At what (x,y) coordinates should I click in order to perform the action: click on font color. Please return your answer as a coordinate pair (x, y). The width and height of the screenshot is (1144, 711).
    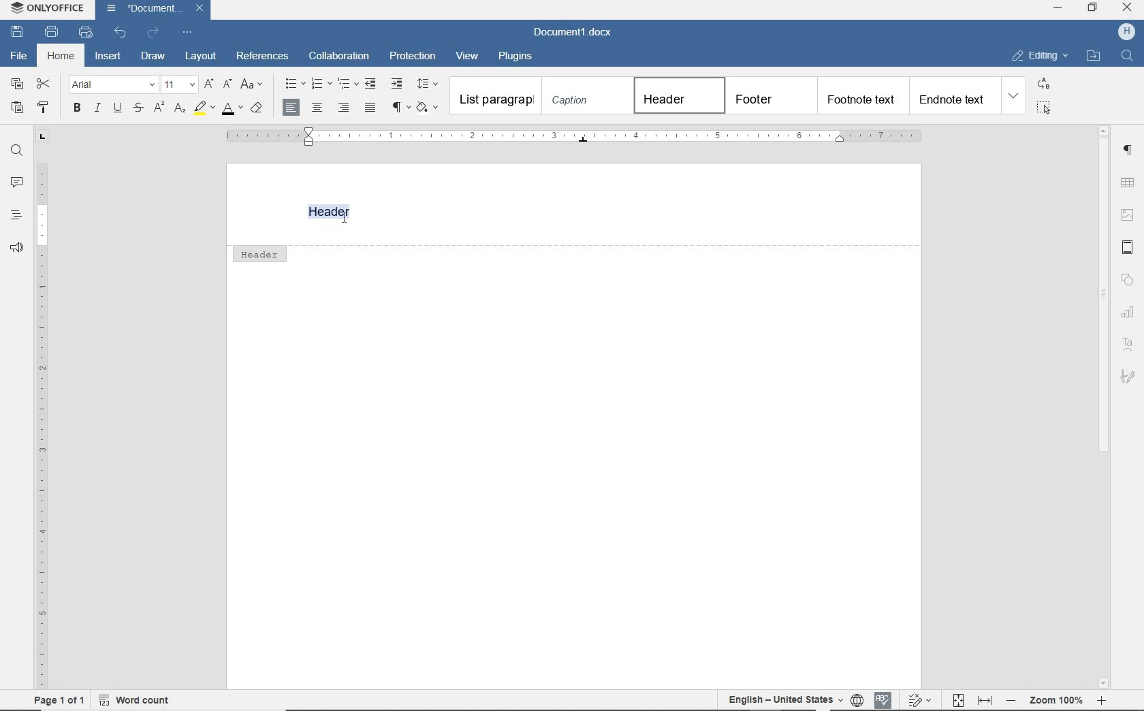
    Looking at the image, I should click on (232, 111).